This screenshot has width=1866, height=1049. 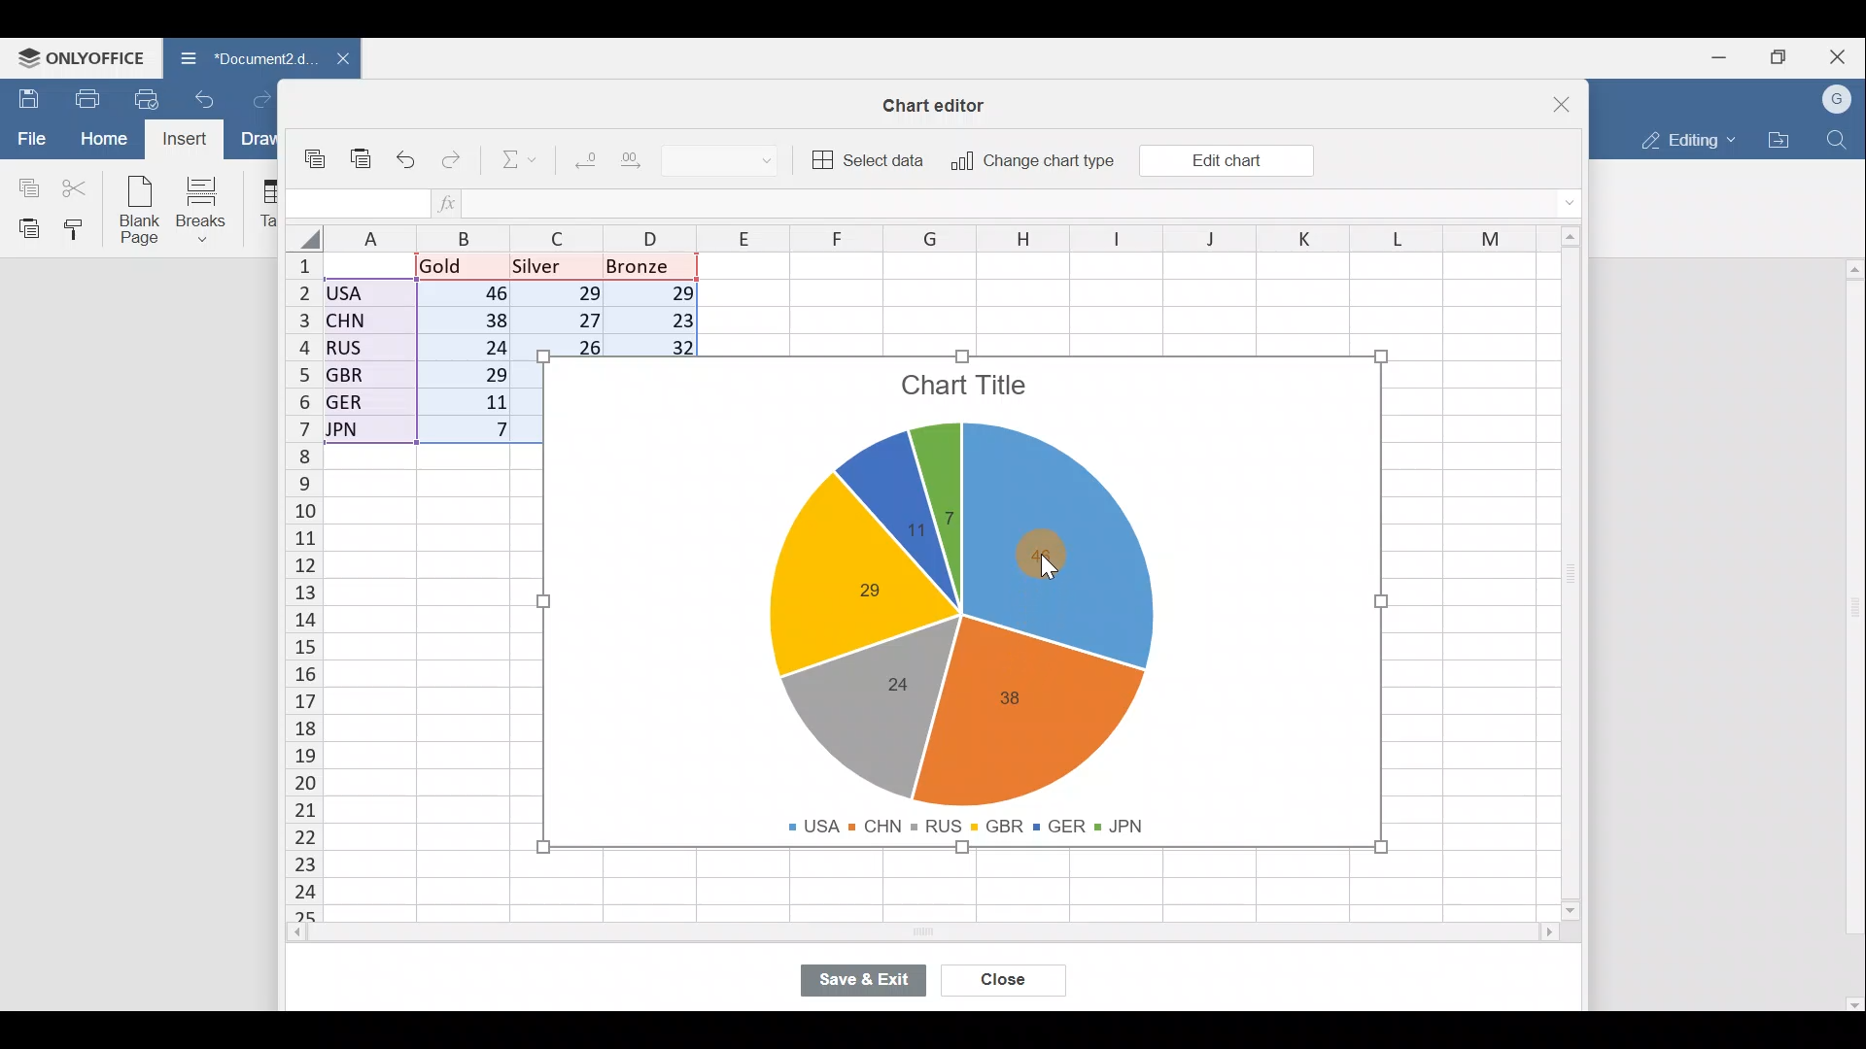 I want to click on Select data, so click(x=867, y=157).